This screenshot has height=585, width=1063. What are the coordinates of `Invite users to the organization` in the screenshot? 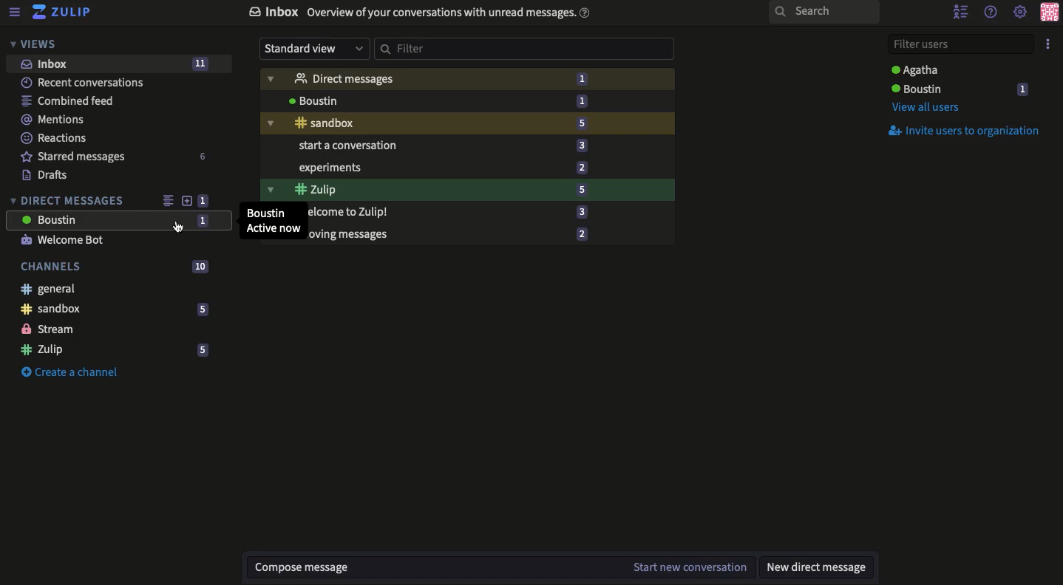 It's located at (967, 130).